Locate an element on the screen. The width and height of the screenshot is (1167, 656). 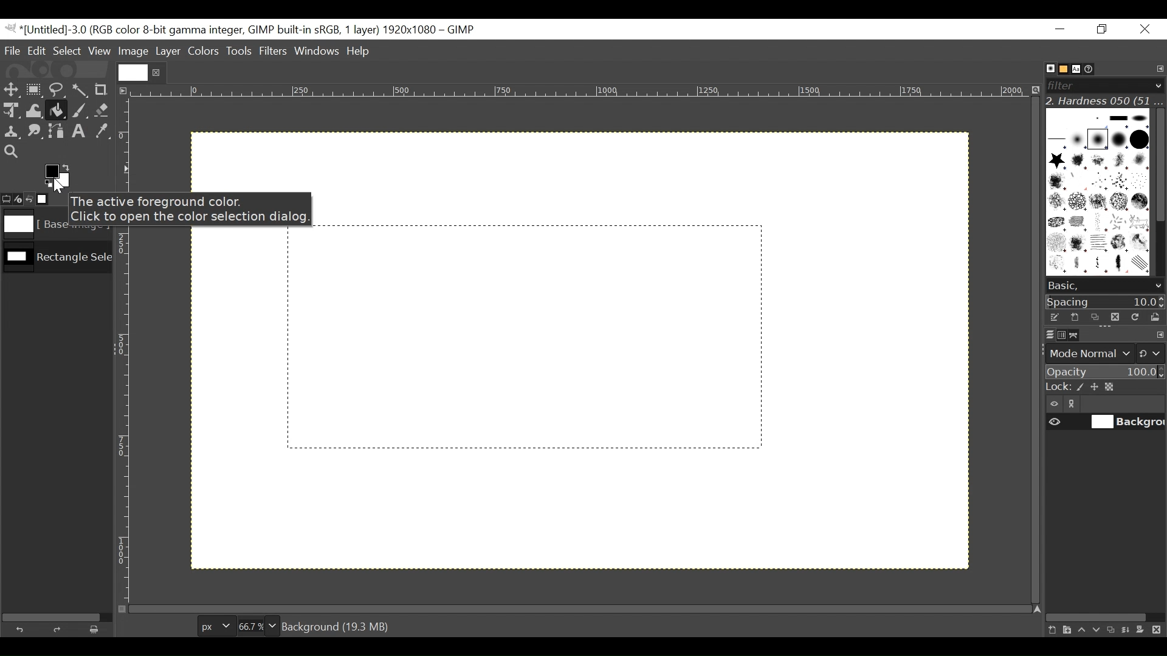
Windows is located at coordinates (318, 52).